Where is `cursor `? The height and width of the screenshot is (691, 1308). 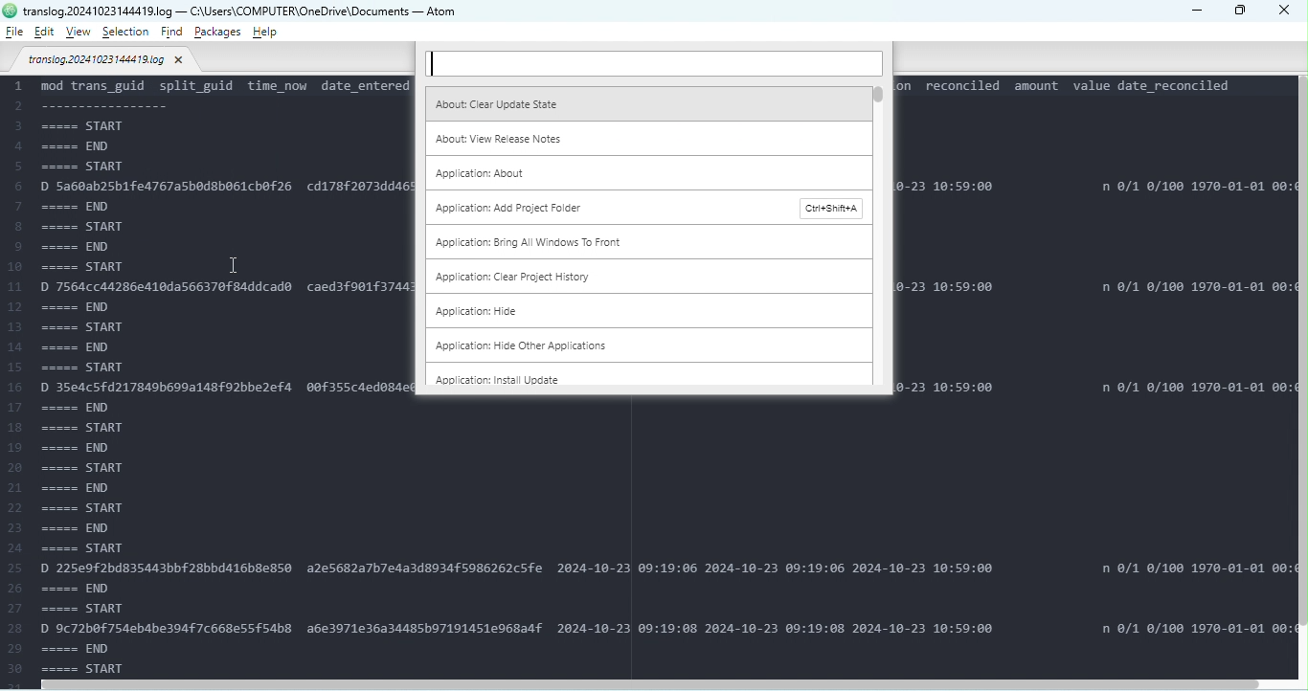
cursor  is located at coordinates (236, 264).